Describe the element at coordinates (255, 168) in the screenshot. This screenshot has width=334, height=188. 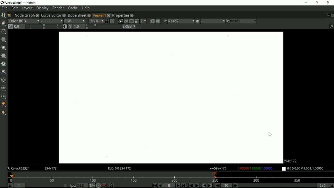
I see `1.00000` at that location.